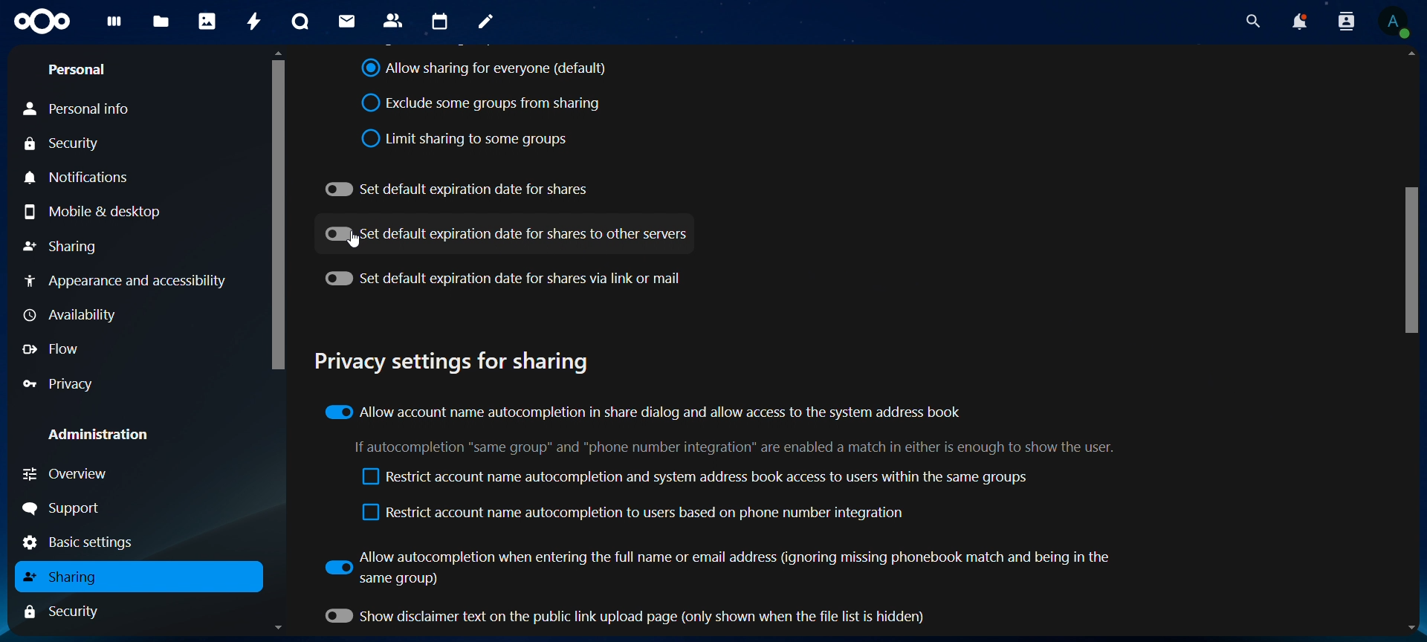 Image resolution: width=1427 pixels, height=642 pixels. I want to click on basic settings, so click(84, 542).